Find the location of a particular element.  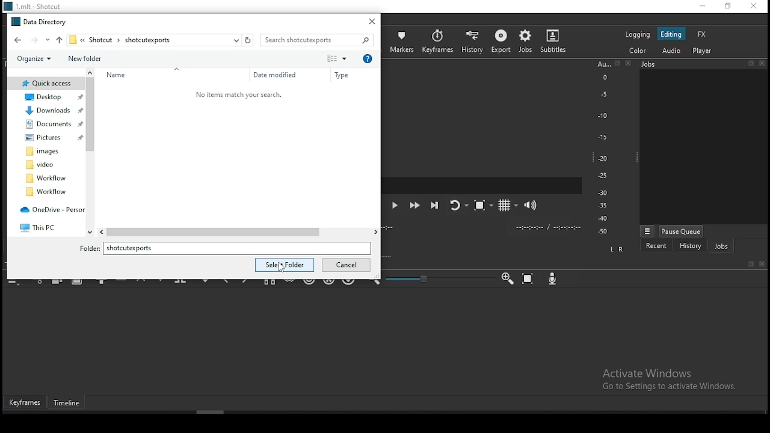

local folder is located at coordinates (42, 226).